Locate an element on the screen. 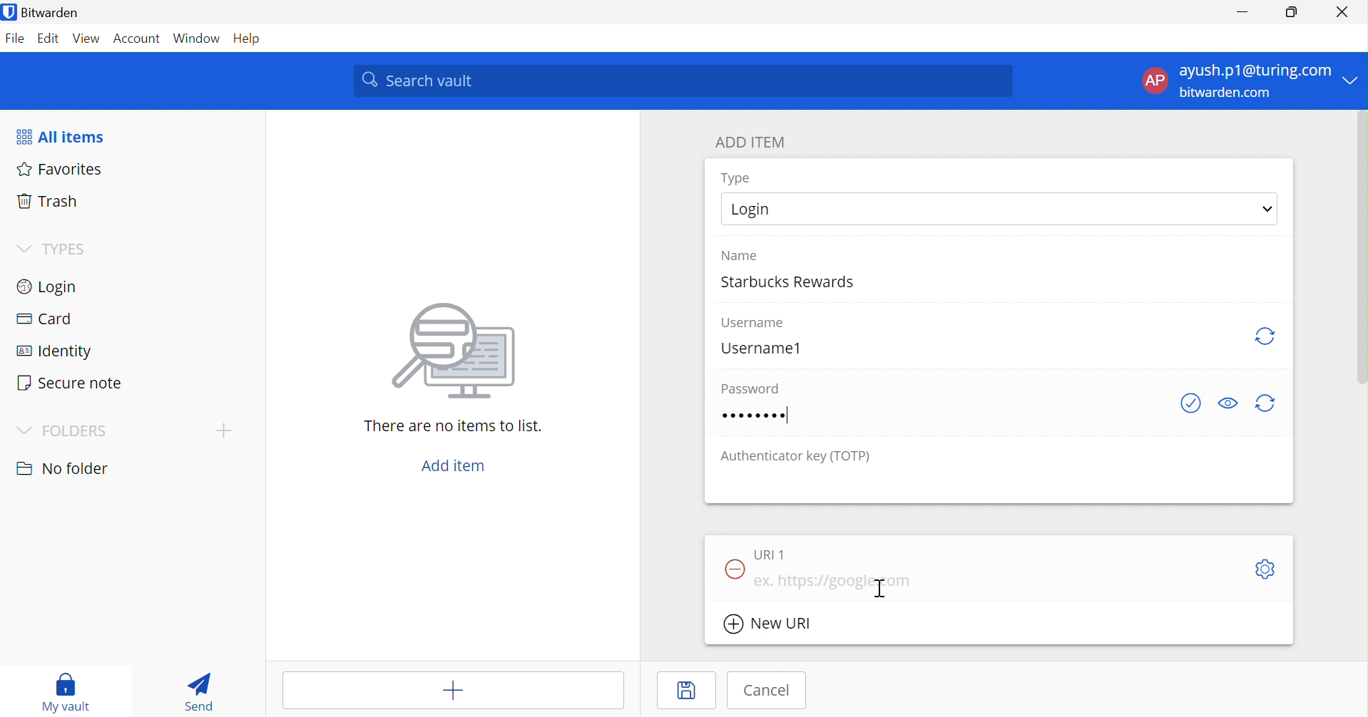 The width and height of the screenshot is (1368, 717). Drop Down is located at coordinates (1354, 79).